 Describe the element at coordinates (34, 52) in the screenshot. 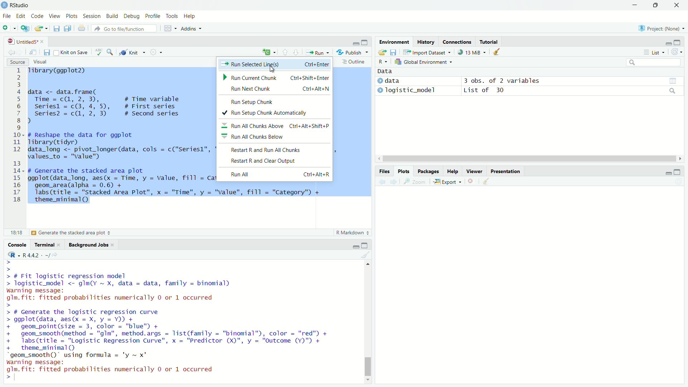

I see `move` at that location.